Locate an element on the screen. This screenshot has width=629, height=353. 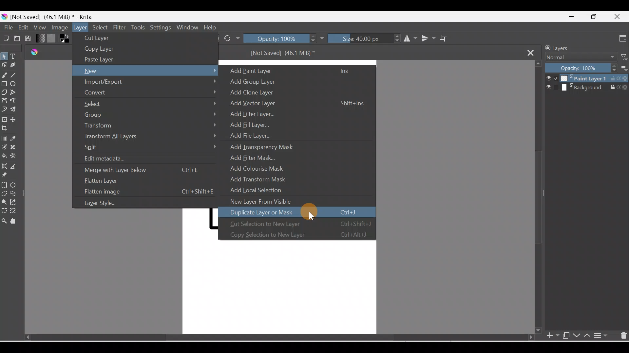
Crop the image to an area is located at coordinates (6, 128).